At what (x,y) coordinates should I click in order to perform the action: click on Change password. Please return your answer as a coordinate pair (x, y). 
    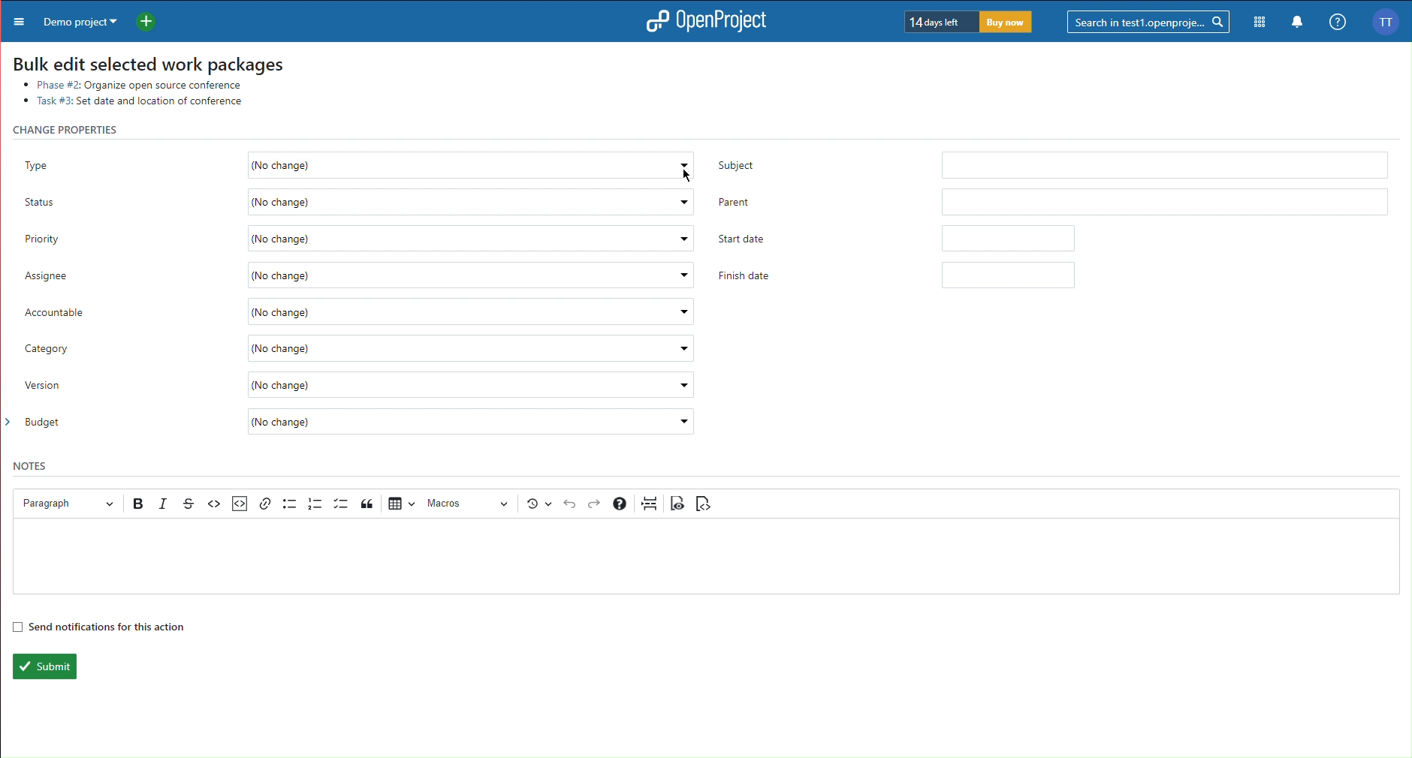
    Looking at the image, I should click on (73, 129).